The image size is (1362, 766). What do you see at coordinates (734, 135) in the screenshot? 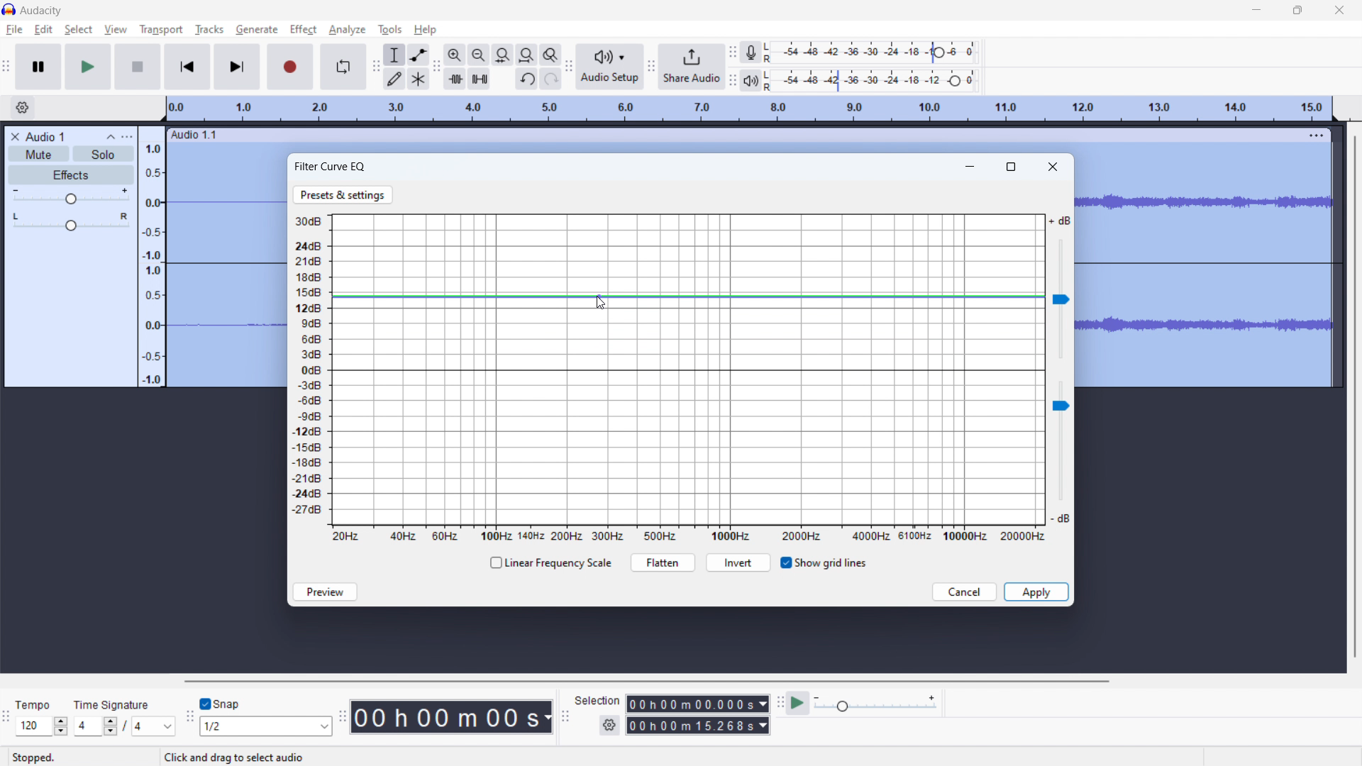
I see `hold to move` at bounding box center [734, 135].